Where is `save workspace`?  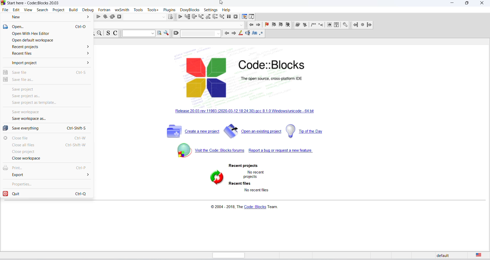 save workspace is located at coordinates (46, 112).